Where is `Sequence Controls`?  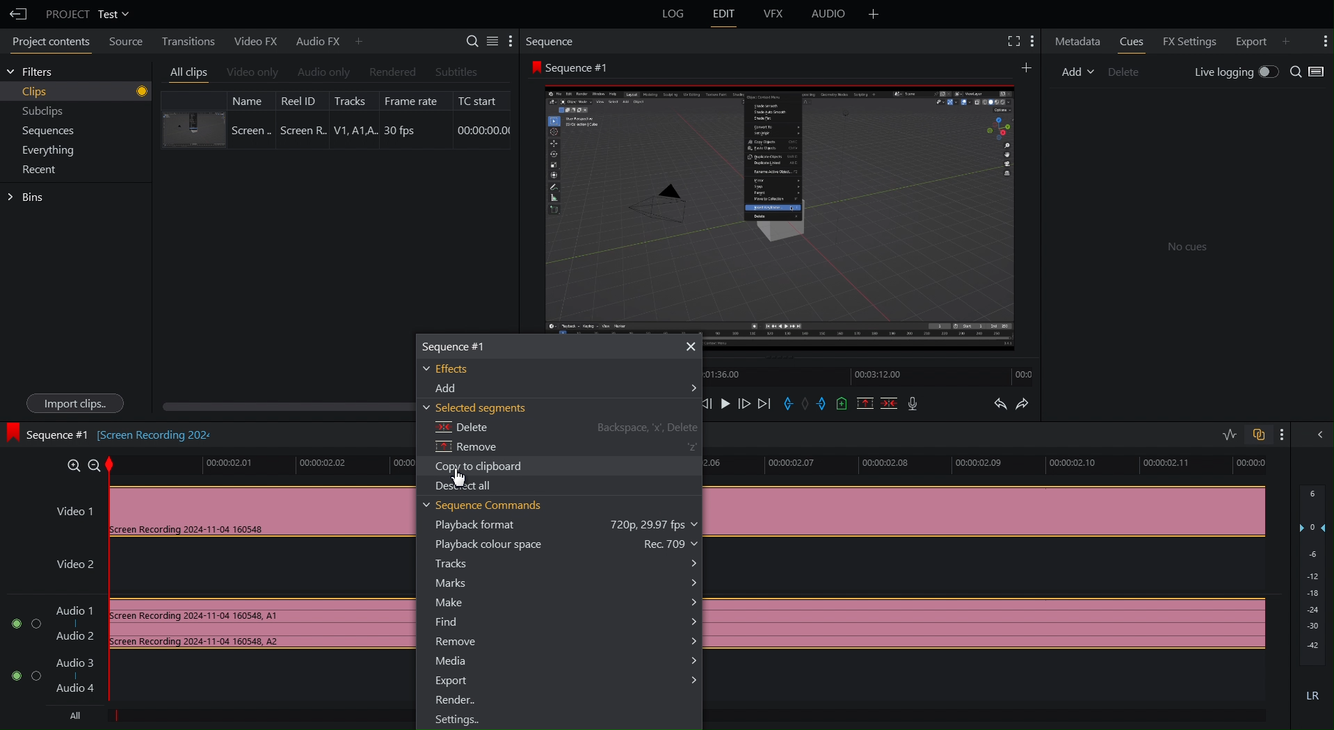
Sequence Controls is located at coordinates (815, 405).